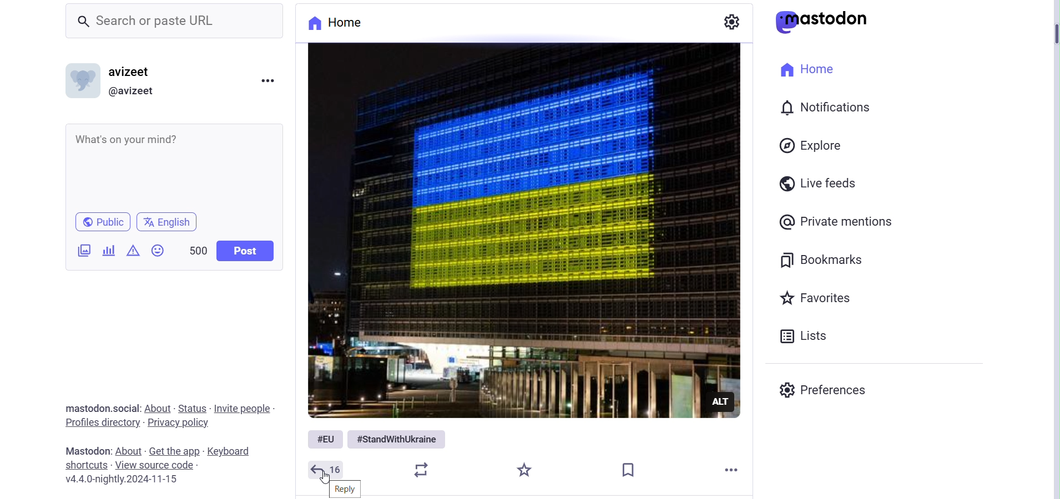 This screenshot has width=1060, height=499. Describe the element at coordinates (135, 72) in the screenshot. I see `Username` at that location.